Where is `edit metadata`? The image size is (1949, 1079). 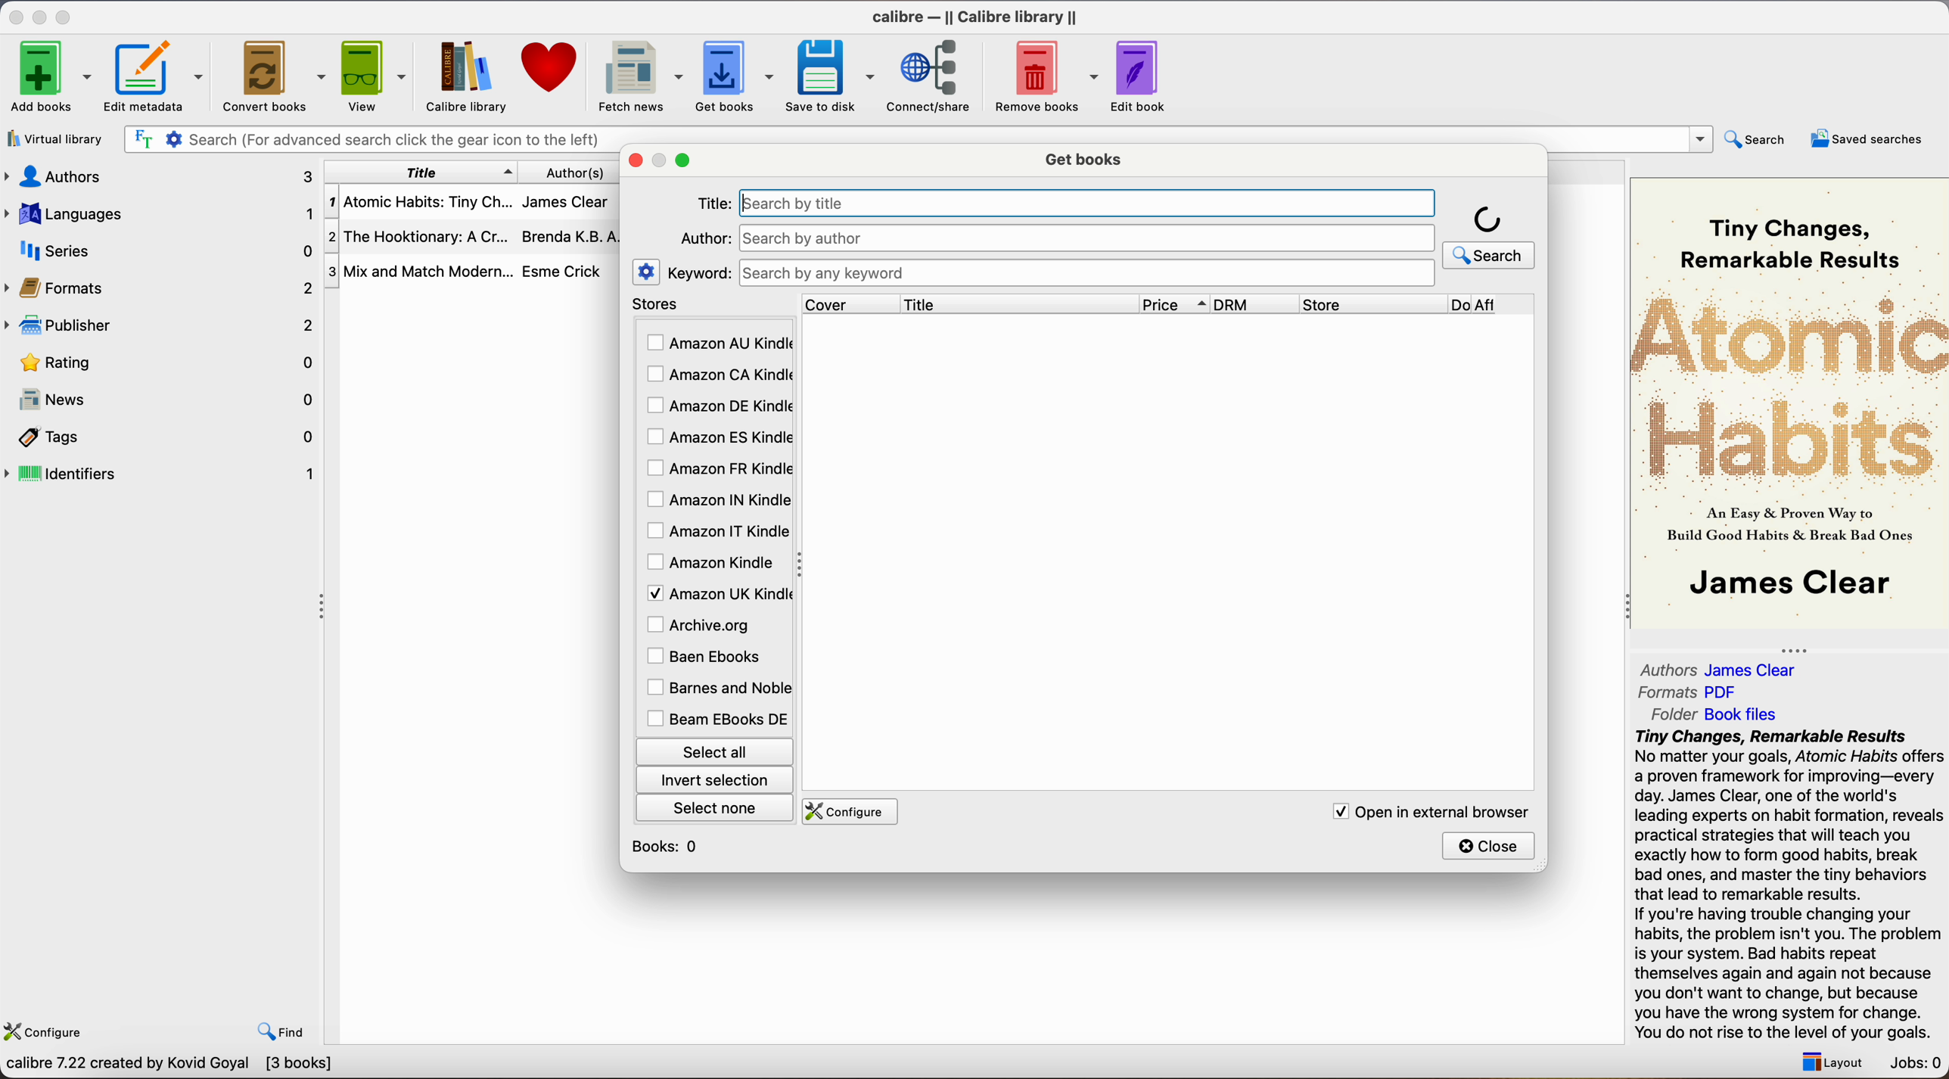 edit metadata is located at coordinates (158, 78).